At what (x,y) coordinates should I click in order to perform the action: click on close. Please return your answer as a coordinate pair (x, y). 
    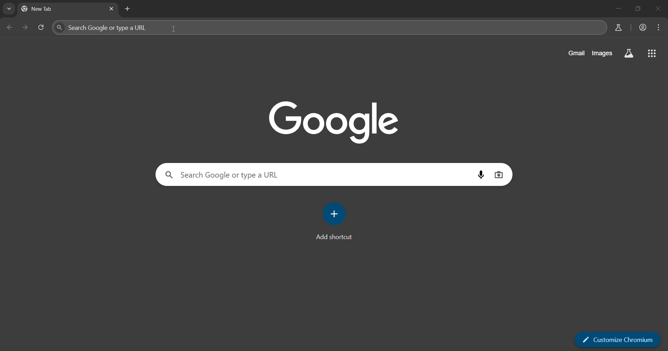
    Looking at the image, I should click on (659, 9).